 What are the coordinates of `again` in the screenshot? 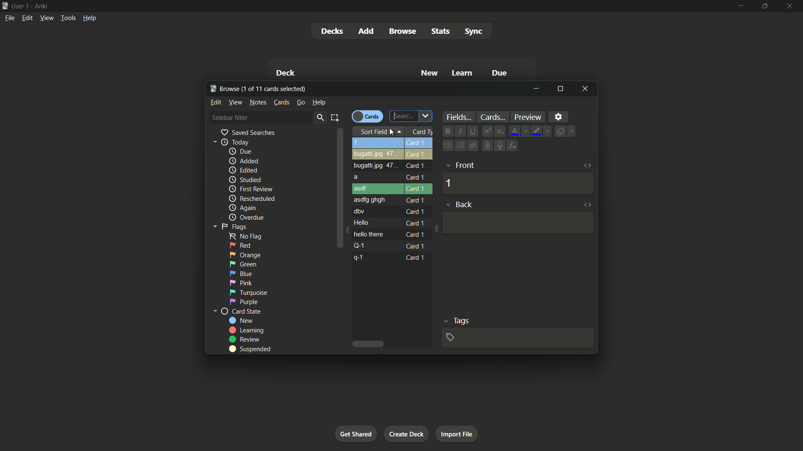 It's located at (242, 208).